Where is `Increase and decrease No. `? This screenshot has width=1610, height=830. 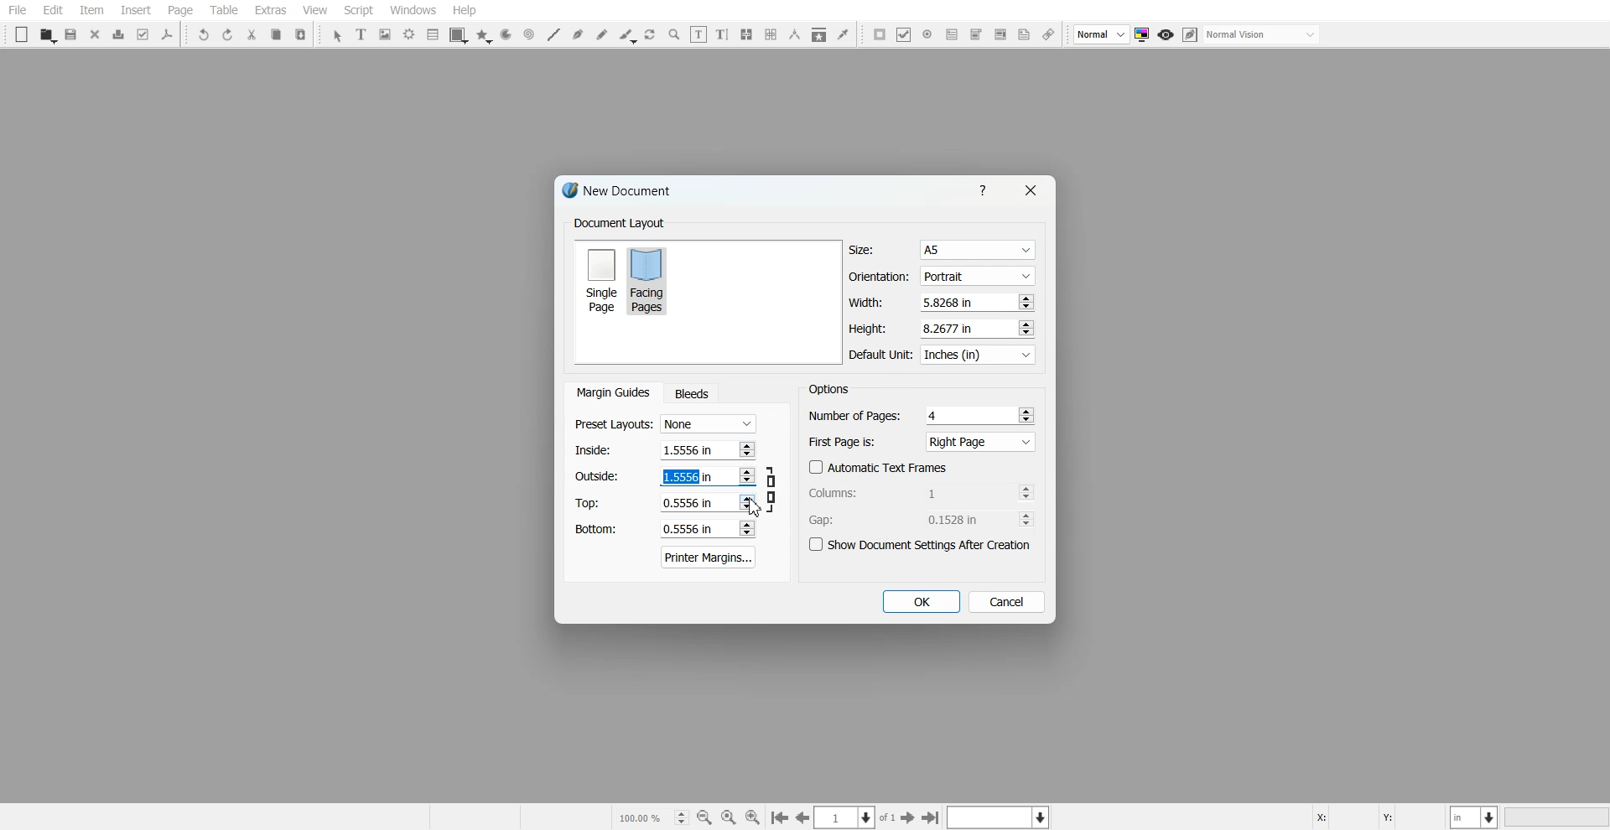 Increase and decrease No.  is located at coordinates (1026, 519).